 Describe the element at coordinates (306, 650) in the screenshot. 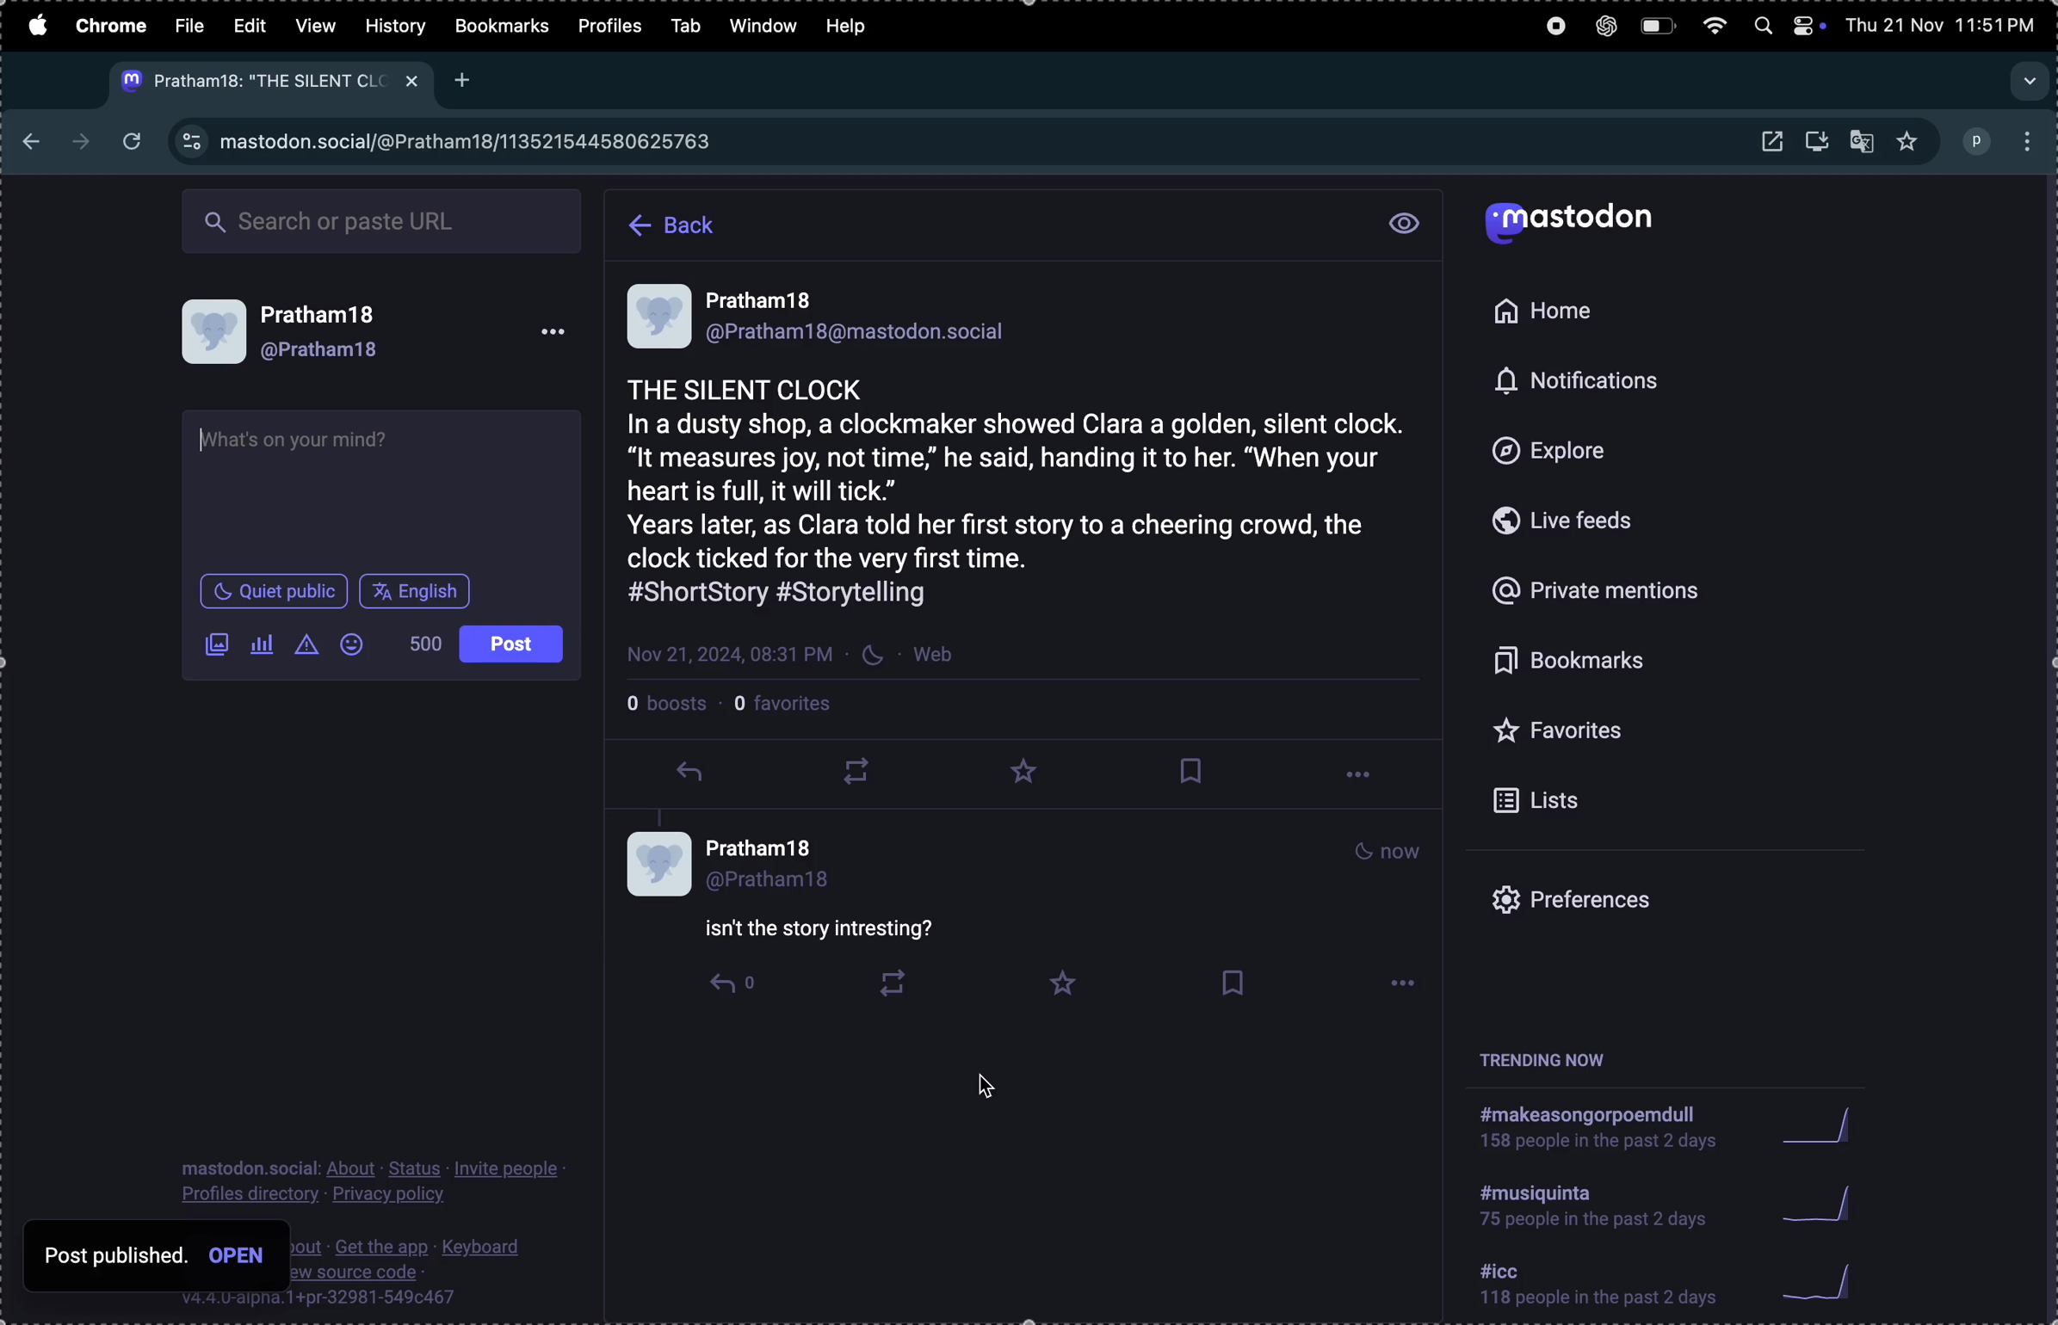

I see `content warning` at that location.